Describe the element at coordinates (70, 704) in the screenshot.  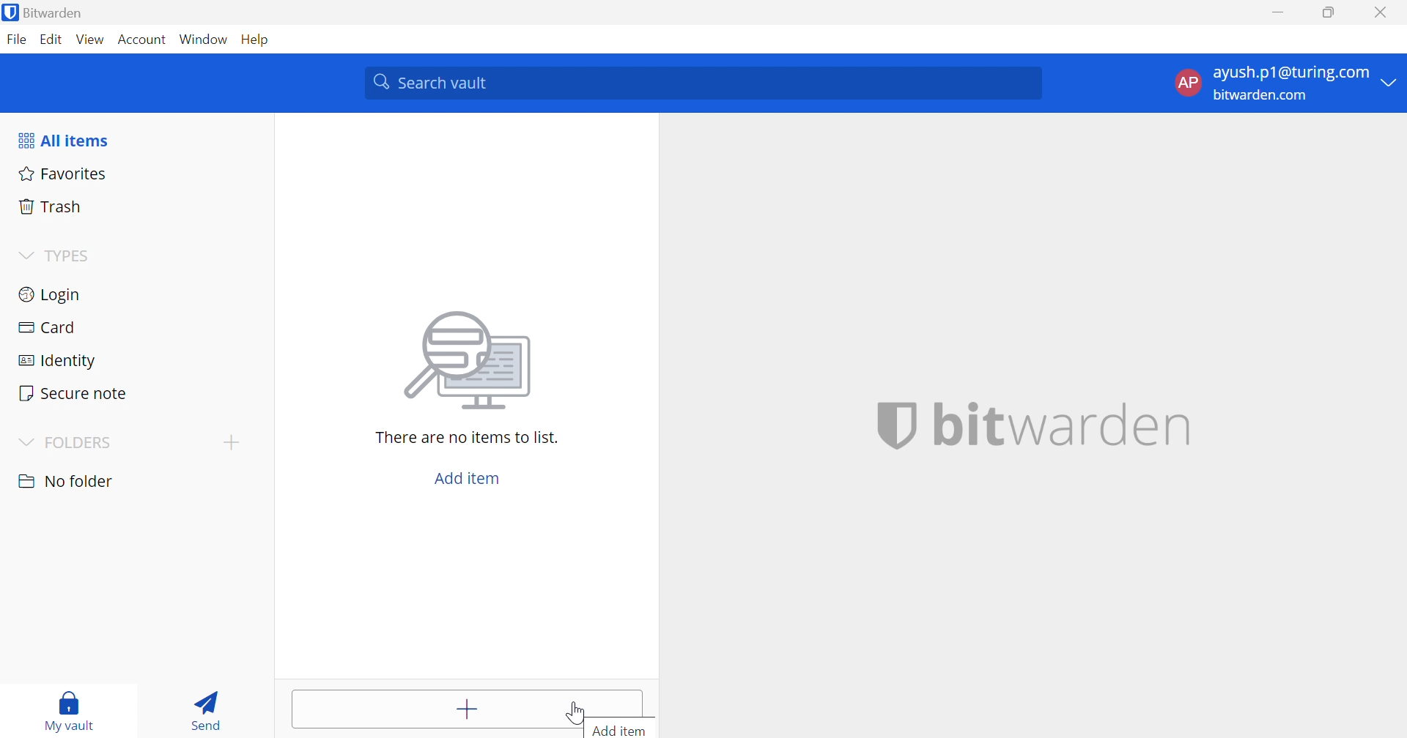
I see `My vault` at that location.